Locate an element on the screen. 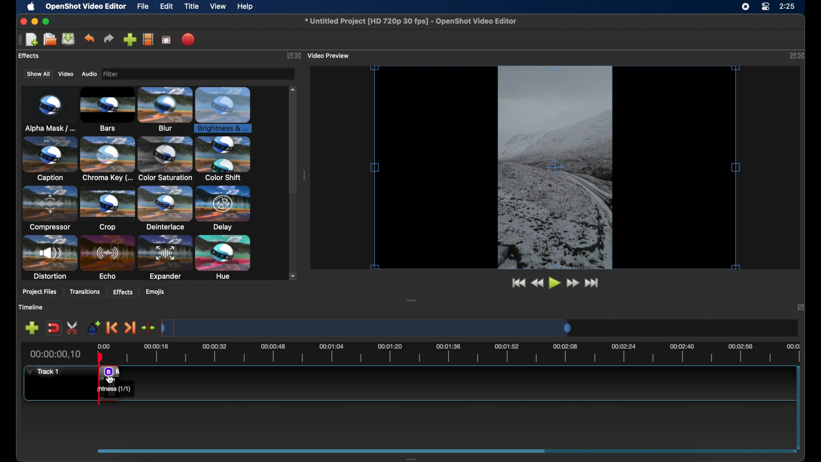 This screenshot has height=462, width=821. playhead is located at coordinates (100, 356).